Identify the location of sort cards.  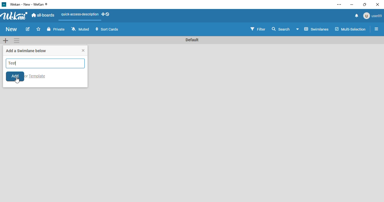
(107, 29).